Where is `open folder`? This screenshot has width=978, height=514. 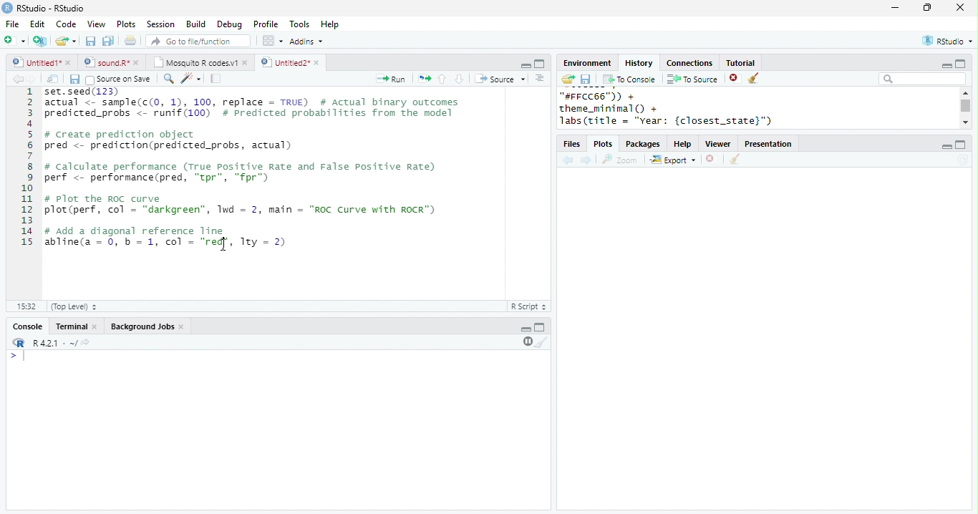 open folder is located at coordinates (567, 79).